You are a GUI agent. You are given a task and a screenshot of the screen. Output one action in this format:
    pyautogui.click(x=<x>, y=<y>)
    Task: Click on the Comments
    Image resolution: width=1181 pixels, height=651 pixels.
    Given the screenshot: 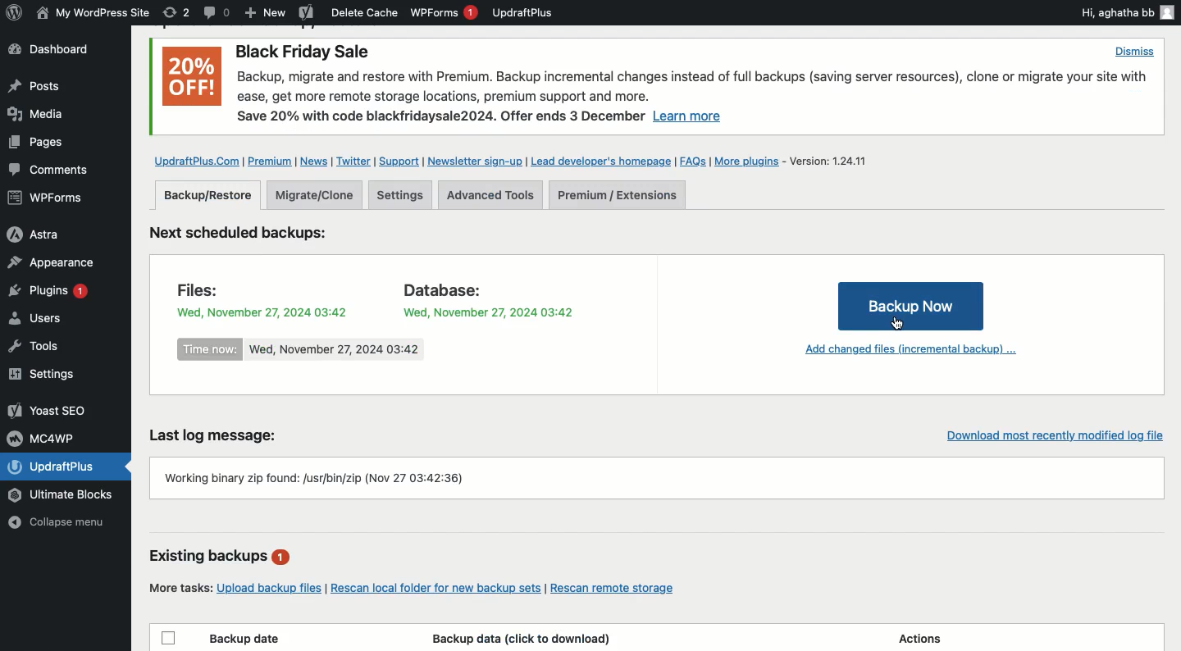 What is the action you would take?
    pyautogui.click(x=51, y=171)
    